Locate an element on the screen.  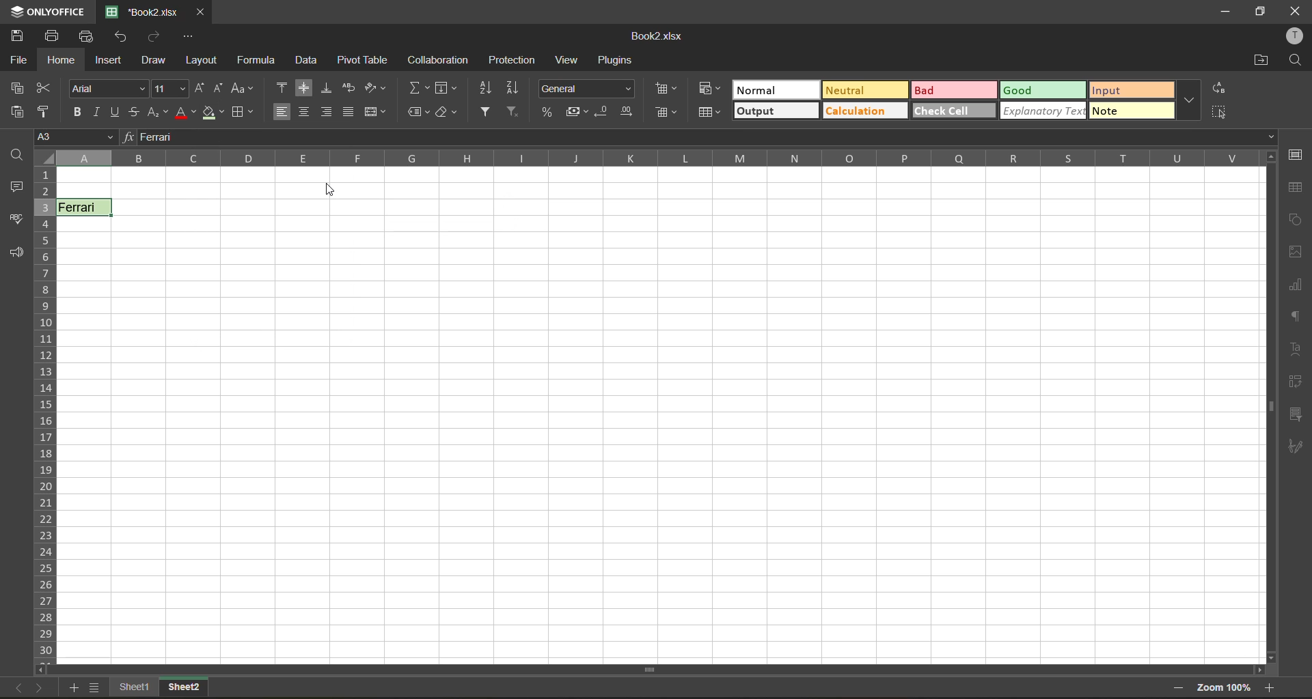
plugins is located at coordinates (617, 63).